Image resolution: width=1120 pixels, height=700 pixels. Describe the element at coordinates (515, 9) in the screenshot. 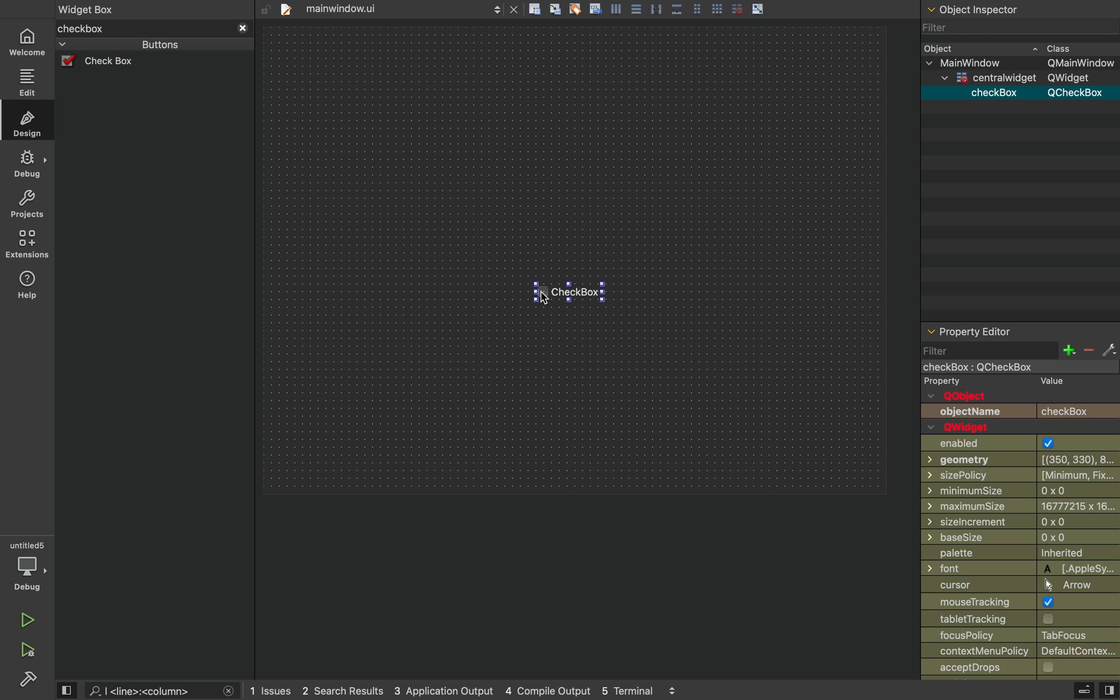

I see `close` at that location.